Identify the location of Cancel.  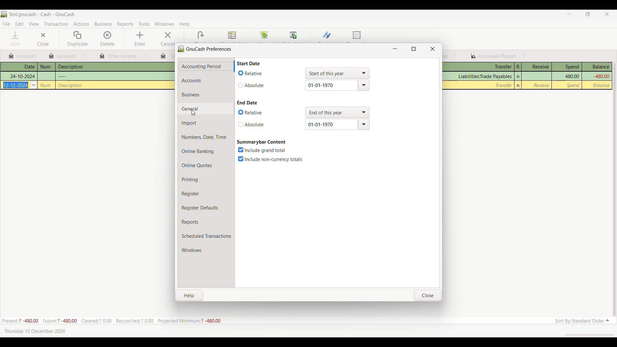
(167, 39).